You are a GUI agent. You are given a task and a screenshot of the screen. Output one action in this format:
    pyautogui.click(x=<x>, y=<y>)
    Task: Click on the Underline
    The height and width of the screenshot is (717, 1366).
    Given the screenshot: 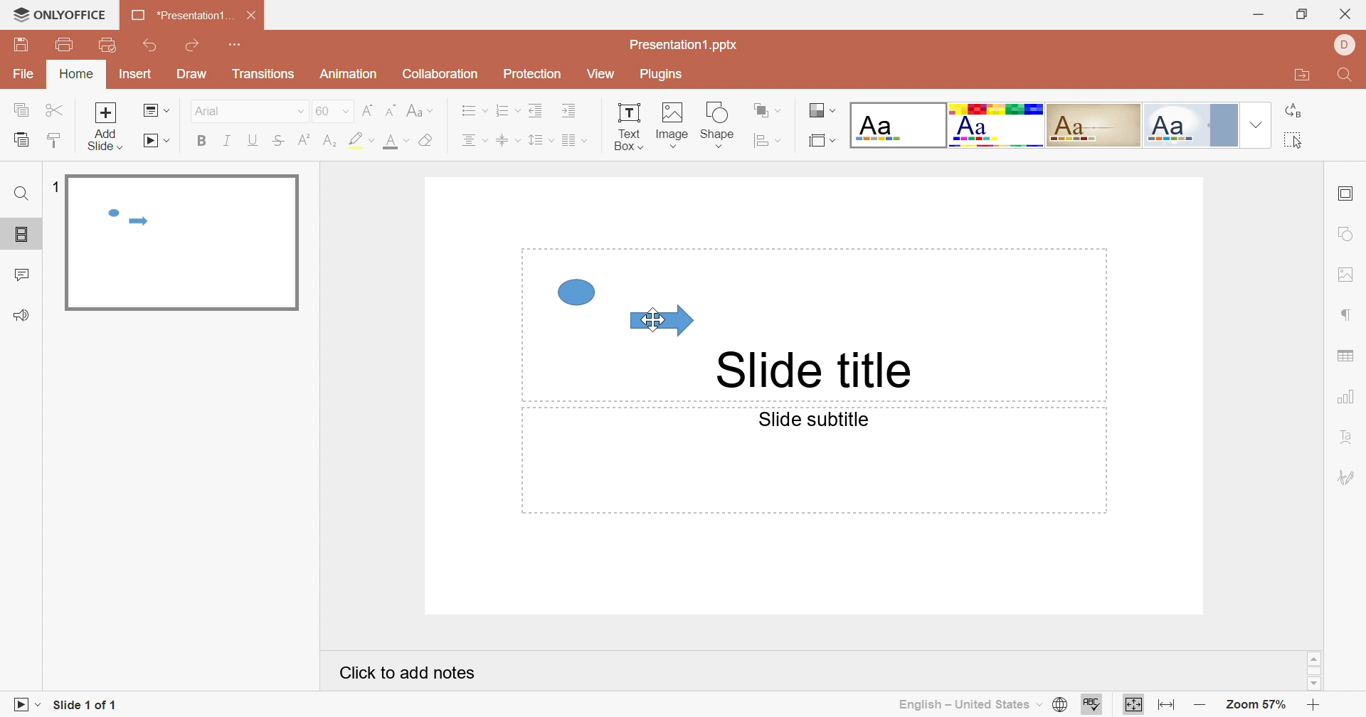 What is the action you would take?
    pyautogui.click(x=253, y=144)
    